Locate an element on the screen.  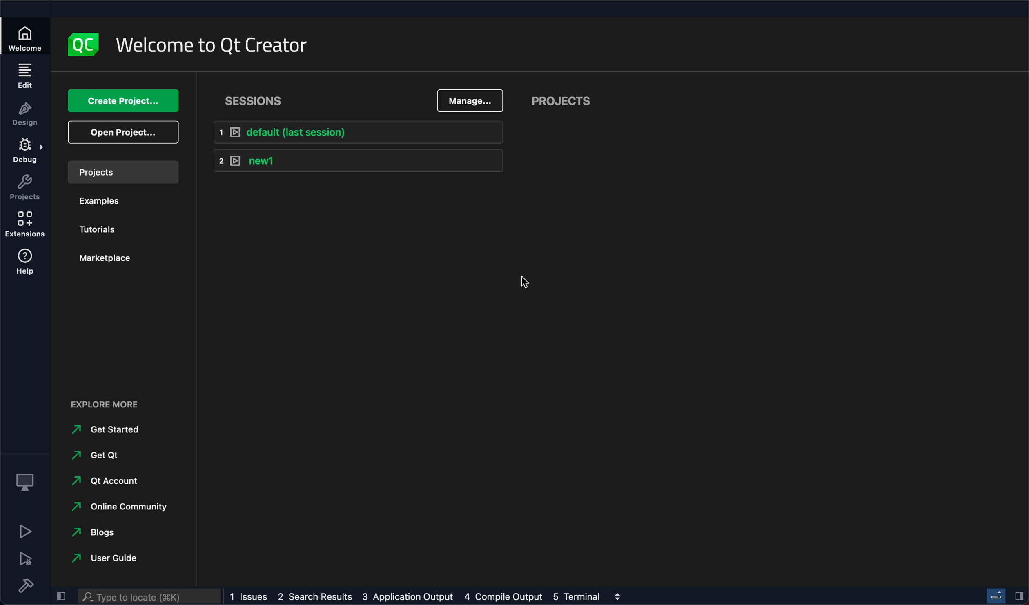
blogs is located at coordinates (94, 533).